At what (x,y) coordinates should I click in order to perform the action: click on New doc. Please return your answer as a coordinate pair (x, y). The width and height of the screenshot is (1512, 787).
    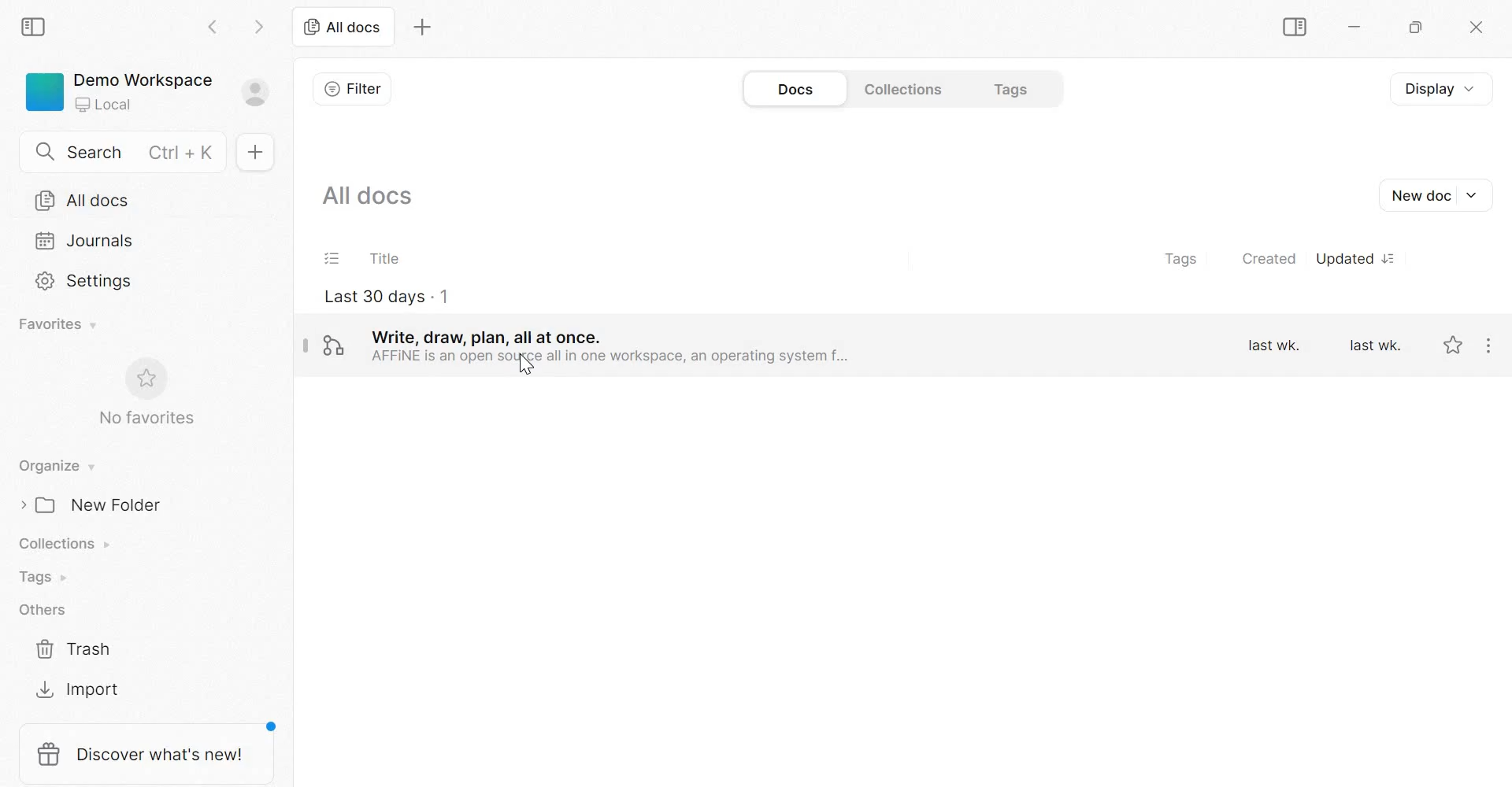
    Looking at the image, I should click on (254, 153).